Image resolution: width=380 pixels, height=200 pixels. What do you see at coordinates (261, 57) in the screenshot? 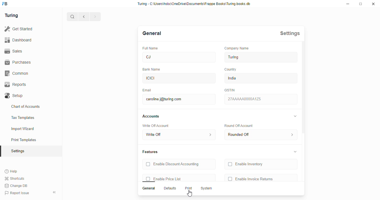
I see `Turing` at bounding box center [261, 57].